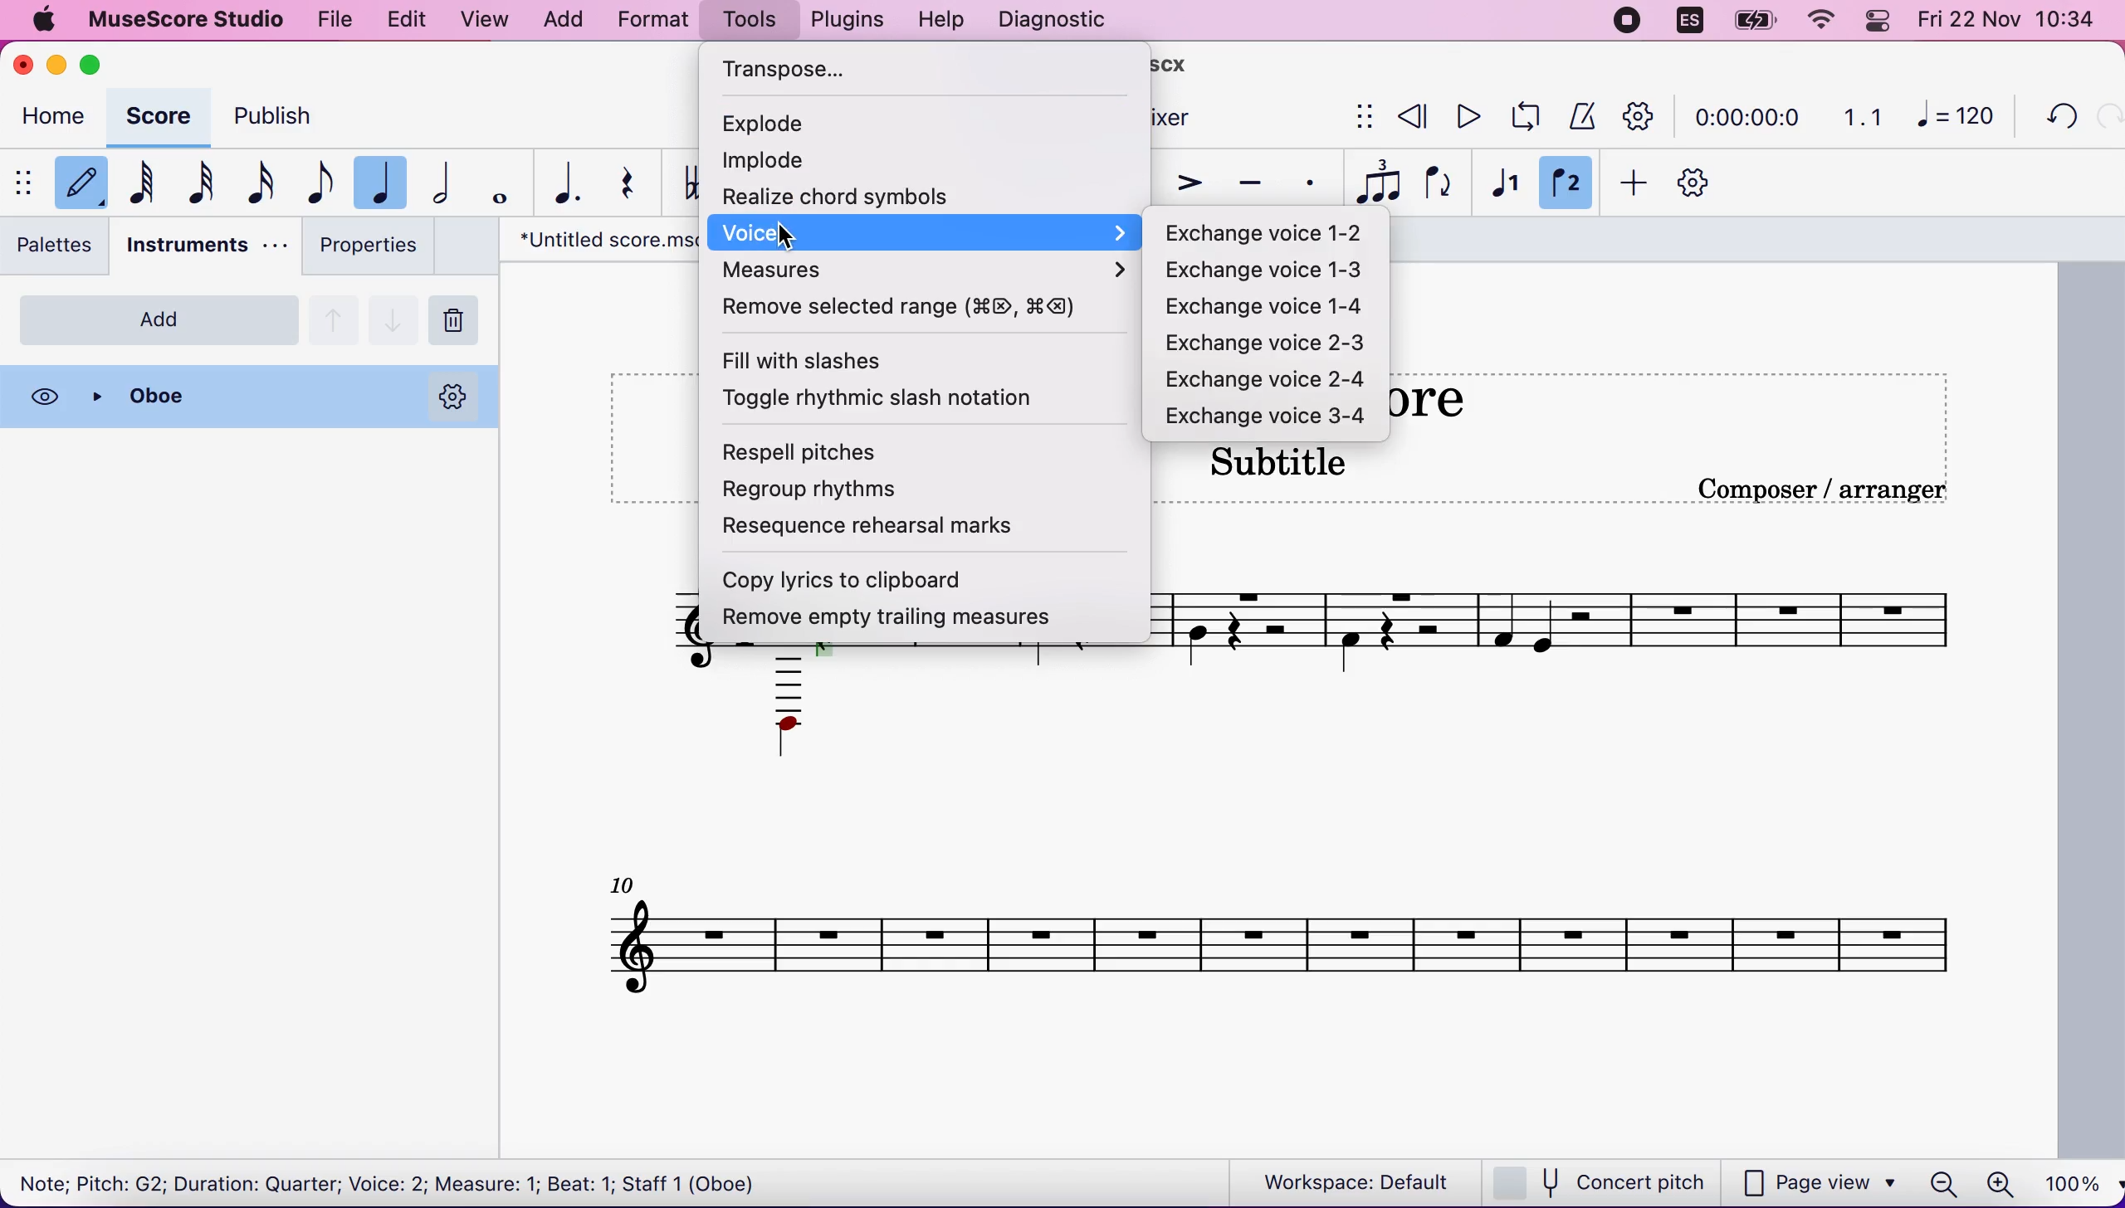 The height and width of the screenshot is (1208, 2125). I want to click on view, so click(490, 23).